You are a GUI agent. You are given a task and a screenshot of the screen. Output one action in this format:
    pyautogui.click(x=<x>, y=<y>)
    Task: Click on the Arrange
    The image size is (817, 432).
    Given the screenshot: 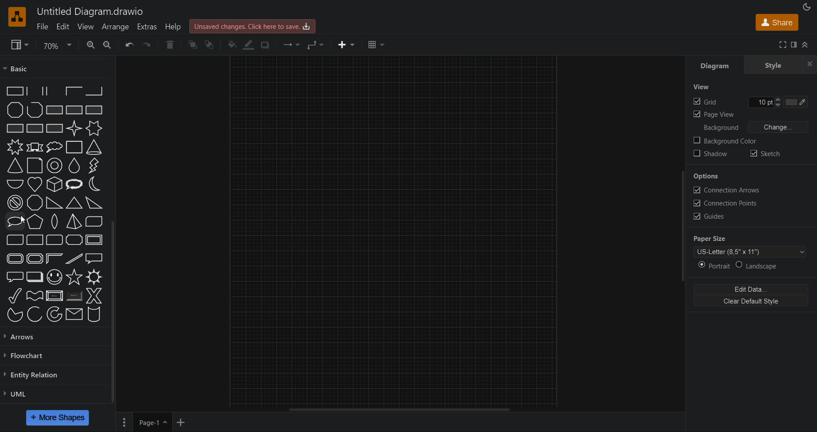 What is the action you would take?
    pyautogui.click(x=115, y=26)
    